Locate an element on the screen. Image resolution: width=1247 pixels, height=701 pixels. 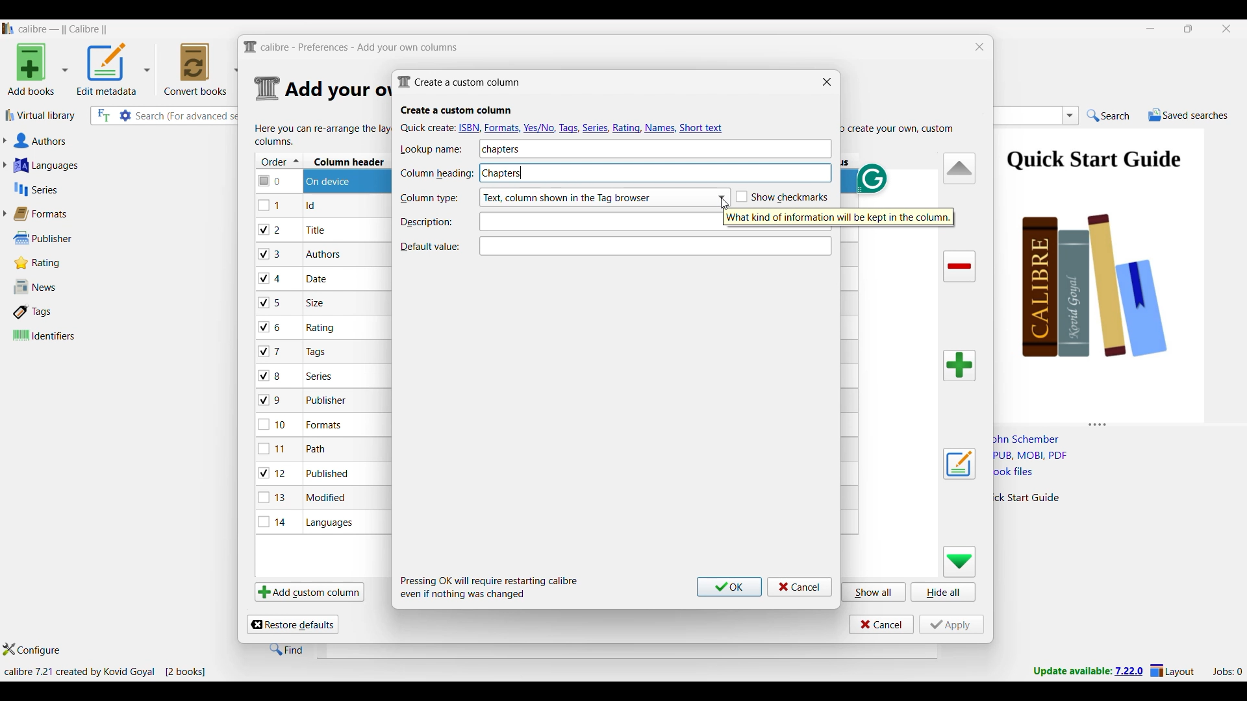
Window name is located at coordinates (459, 82).